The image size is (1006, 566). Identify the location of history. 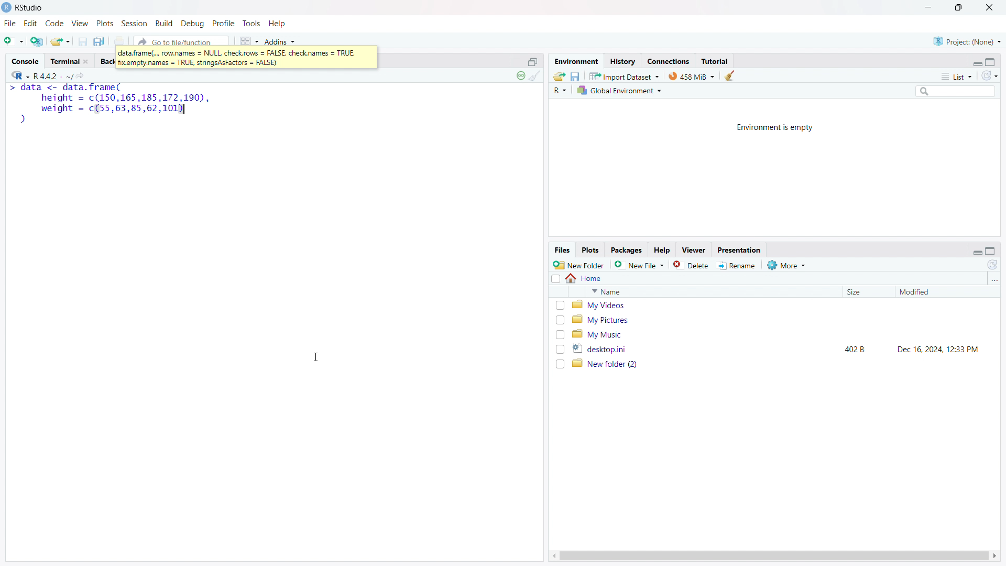
(622, 61).